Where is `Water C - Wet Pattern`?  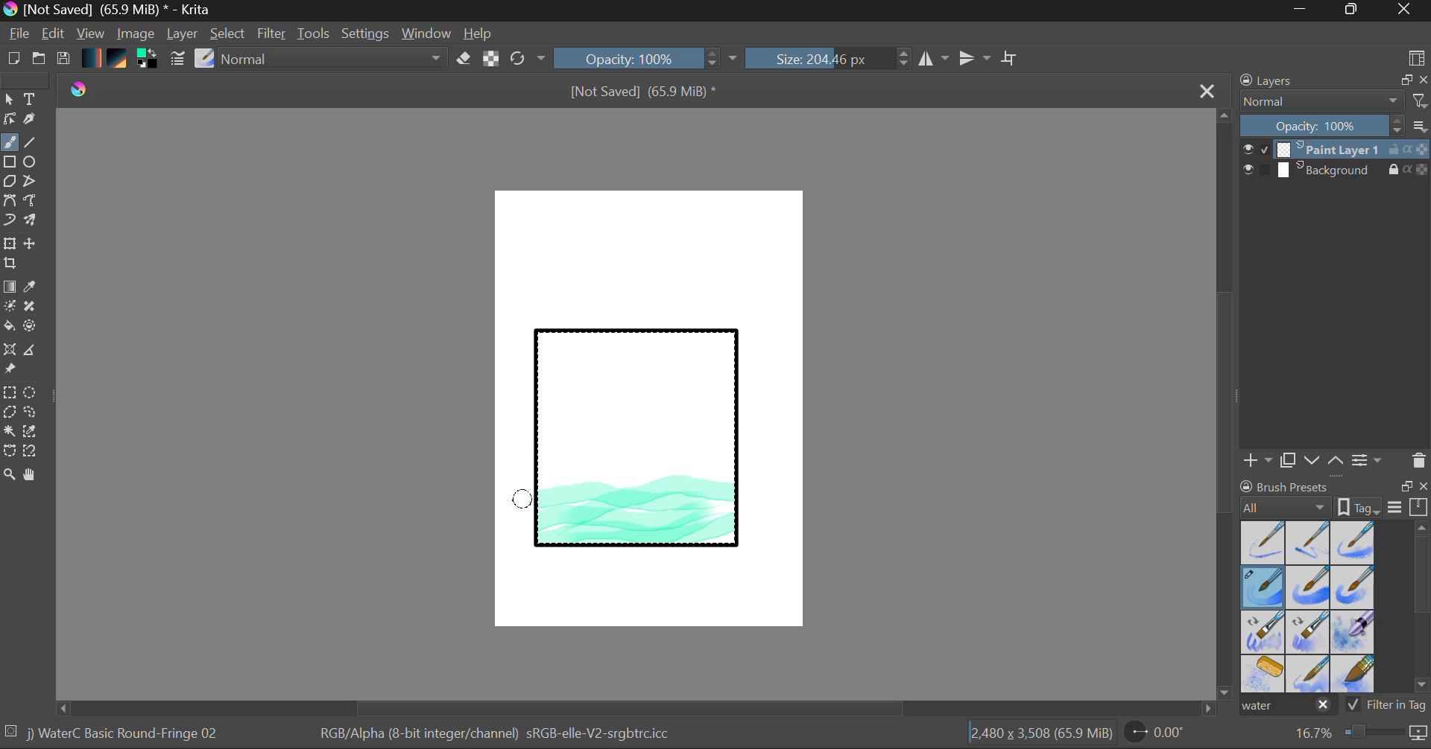
Water C - Wet Pattern is located at coordinates (1352, 543).